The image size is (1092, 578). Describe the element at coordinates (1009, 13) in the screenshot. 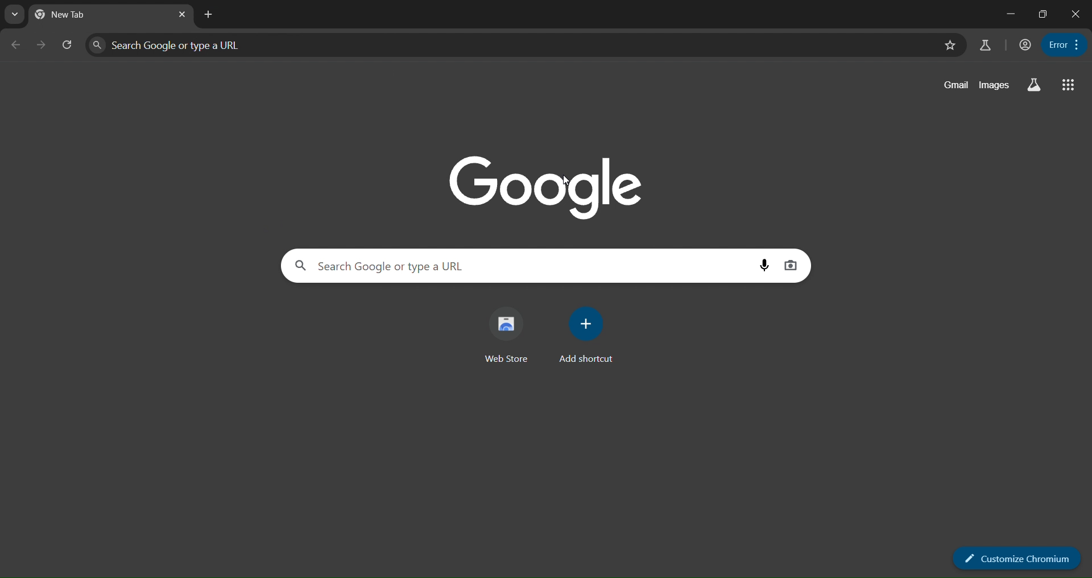

I see `minimize` at that location.